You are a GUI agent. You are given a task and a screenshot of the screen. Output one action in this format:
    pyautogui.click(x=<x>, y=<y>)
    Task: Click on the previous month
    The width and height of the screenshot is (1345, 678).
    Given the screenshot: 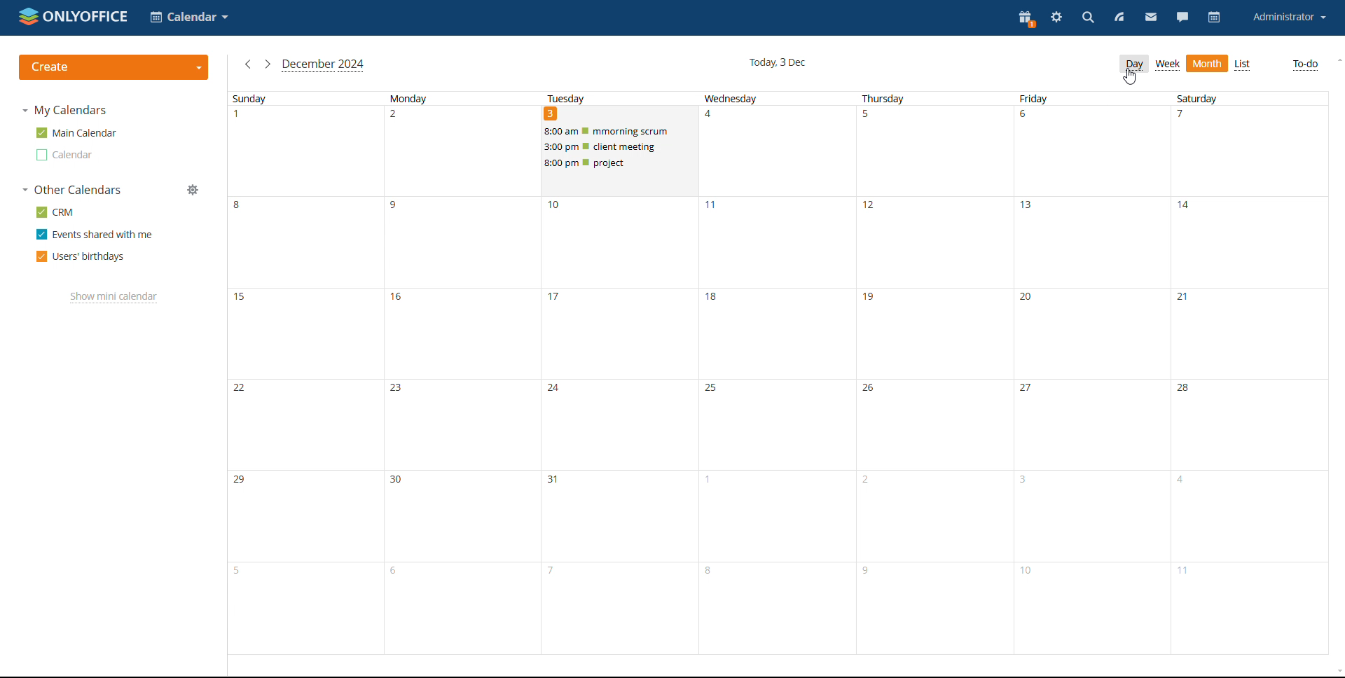 What is the action you would take?
    pyautogui.click(x=248, y=64)
    